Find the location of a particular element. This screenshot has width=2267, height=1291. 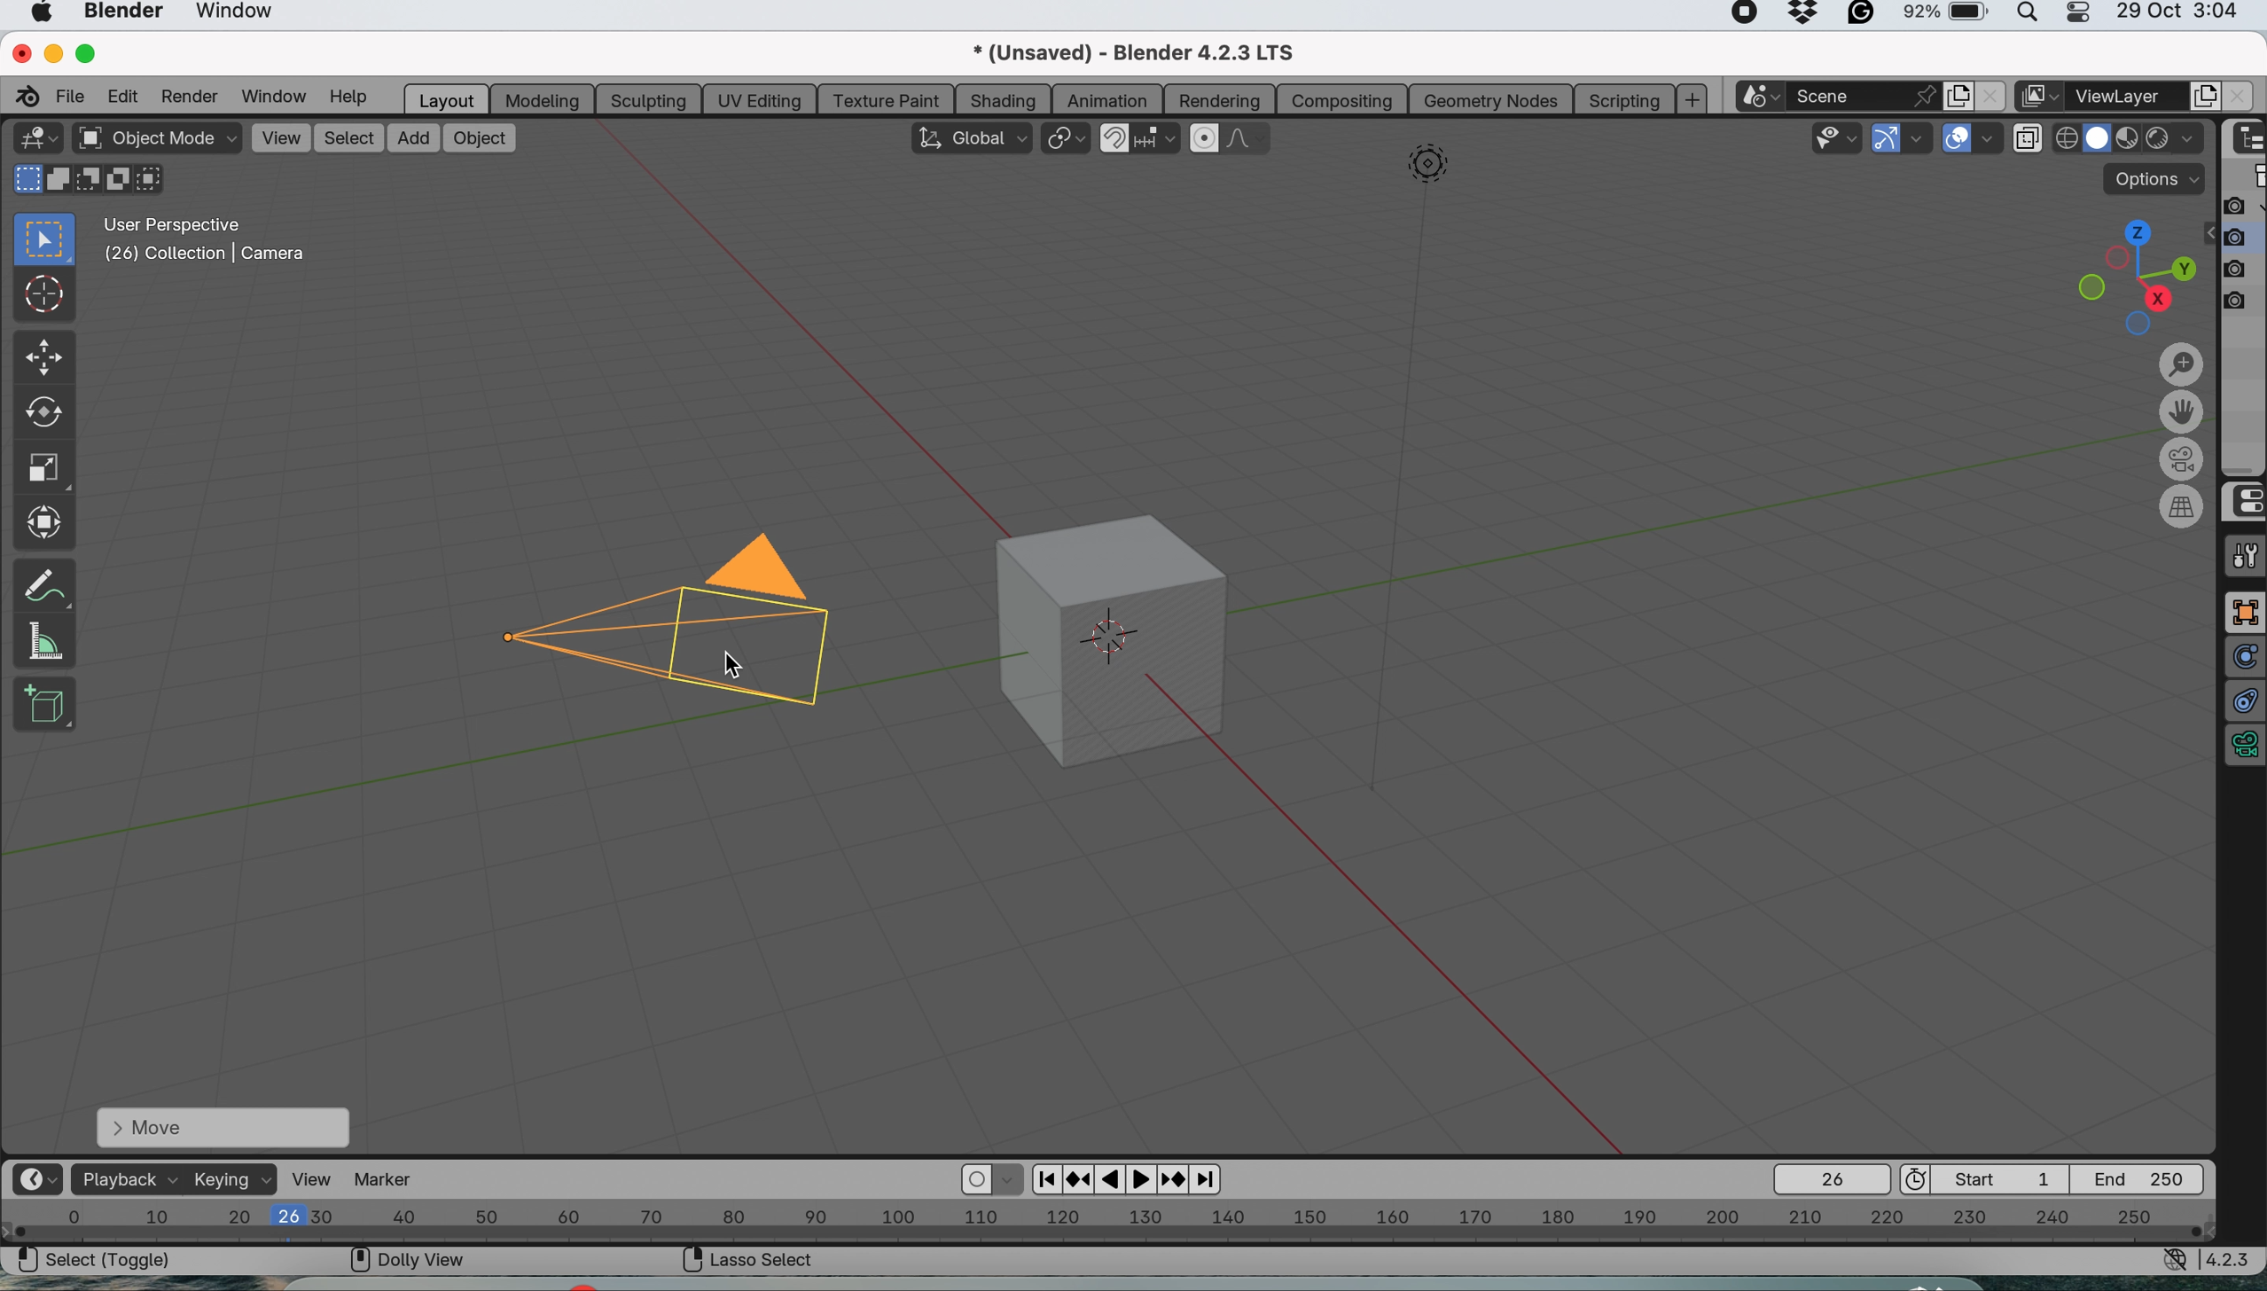

previous is located at coordinates (1044, 1177).